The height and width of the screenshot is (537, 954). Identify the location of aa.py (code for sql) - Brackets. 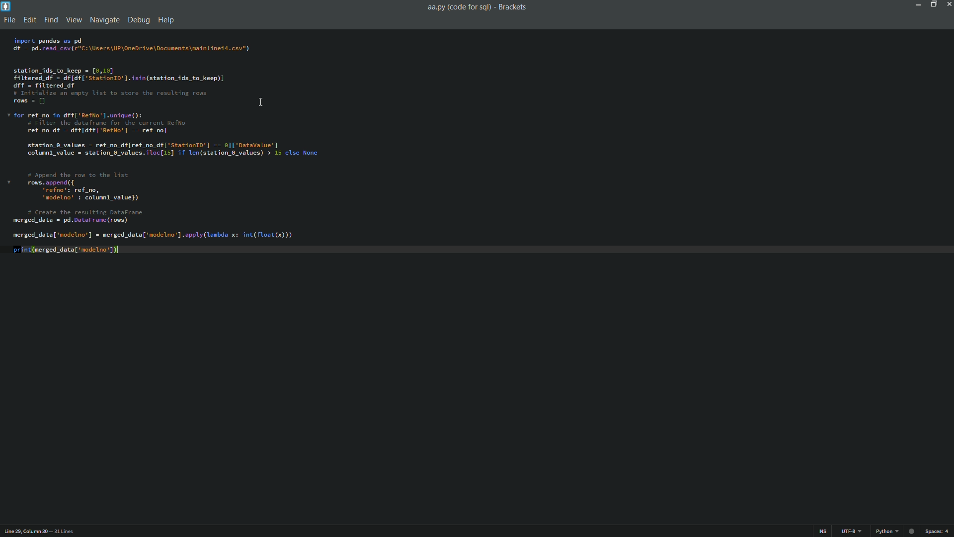
(478, 8).